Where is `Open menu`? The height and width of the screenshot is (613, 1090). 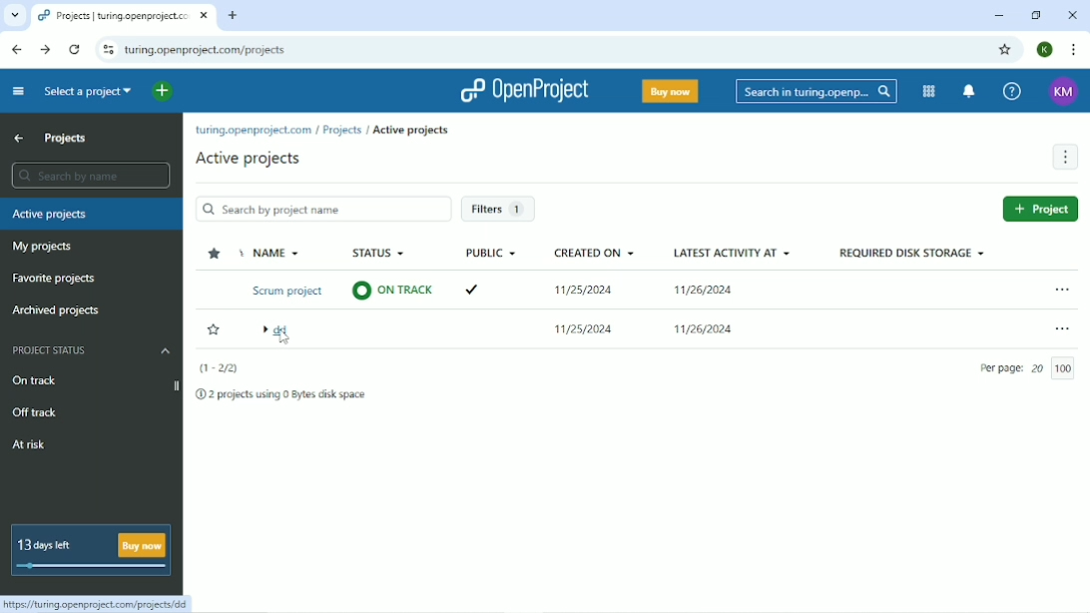
Open menu is located at coordinates (1063, 328).